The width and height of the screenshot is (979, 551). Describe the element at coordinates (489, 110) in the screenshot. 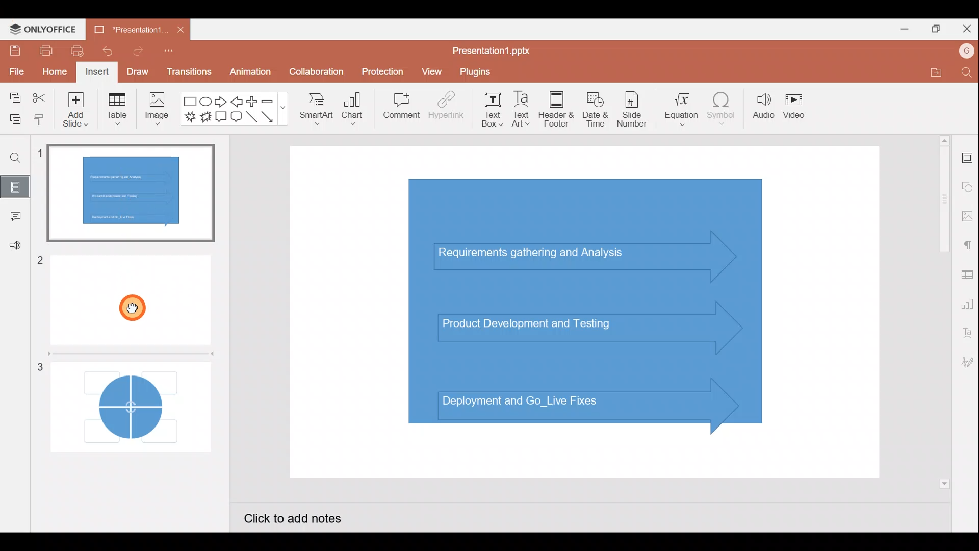

I see `Text box` at that location.